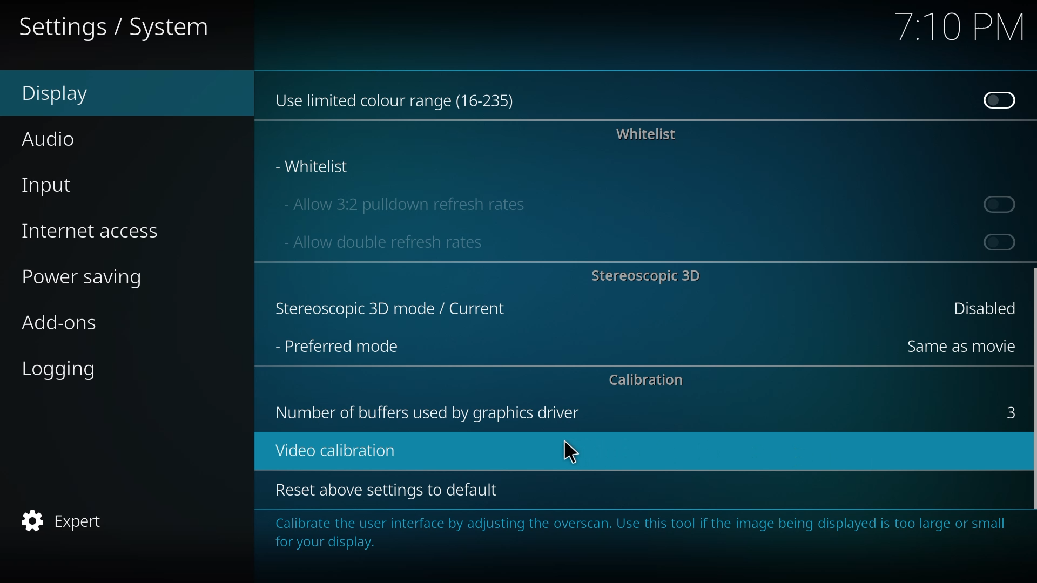 This screenshot has width=1037, height=583. Describe the element at coordinates (565, 453) in the screenshot. I see `cursor` at that location.